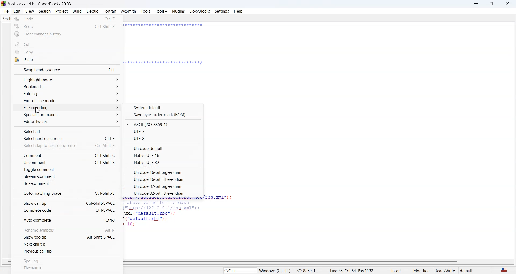 The height and width of the screenshot is (274, 516). I want to click on minimise, so click(476, 4).